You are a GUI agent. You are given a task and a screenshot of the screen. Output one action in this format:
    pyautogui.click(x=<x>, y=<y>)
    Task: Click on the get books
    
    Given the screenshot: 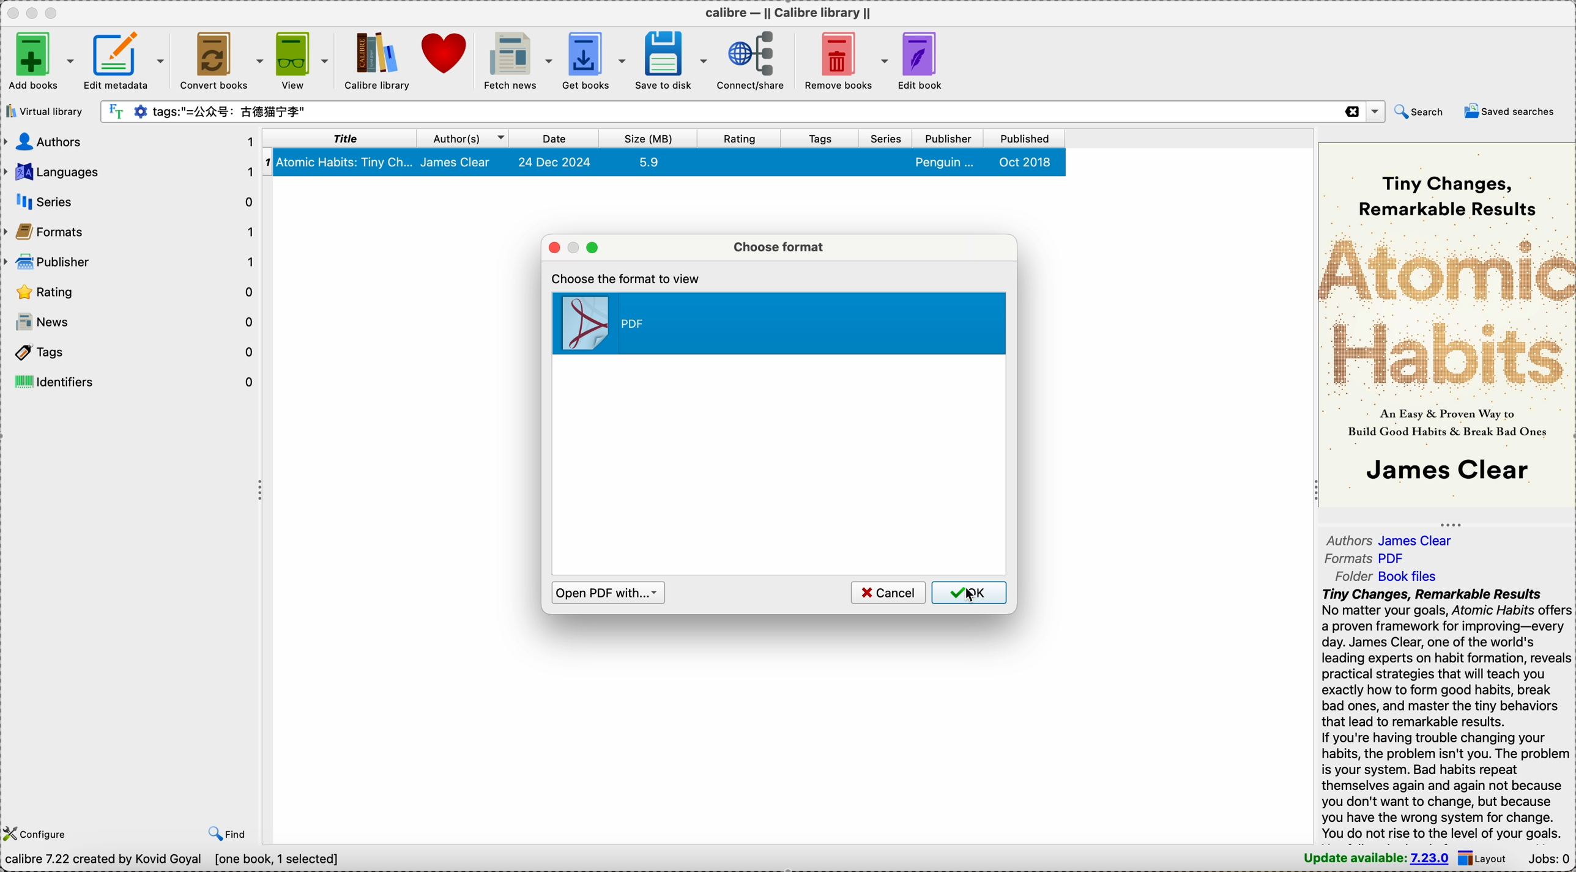 What is the action you would take?
    pyautogui.click(x=594, y=58)
    